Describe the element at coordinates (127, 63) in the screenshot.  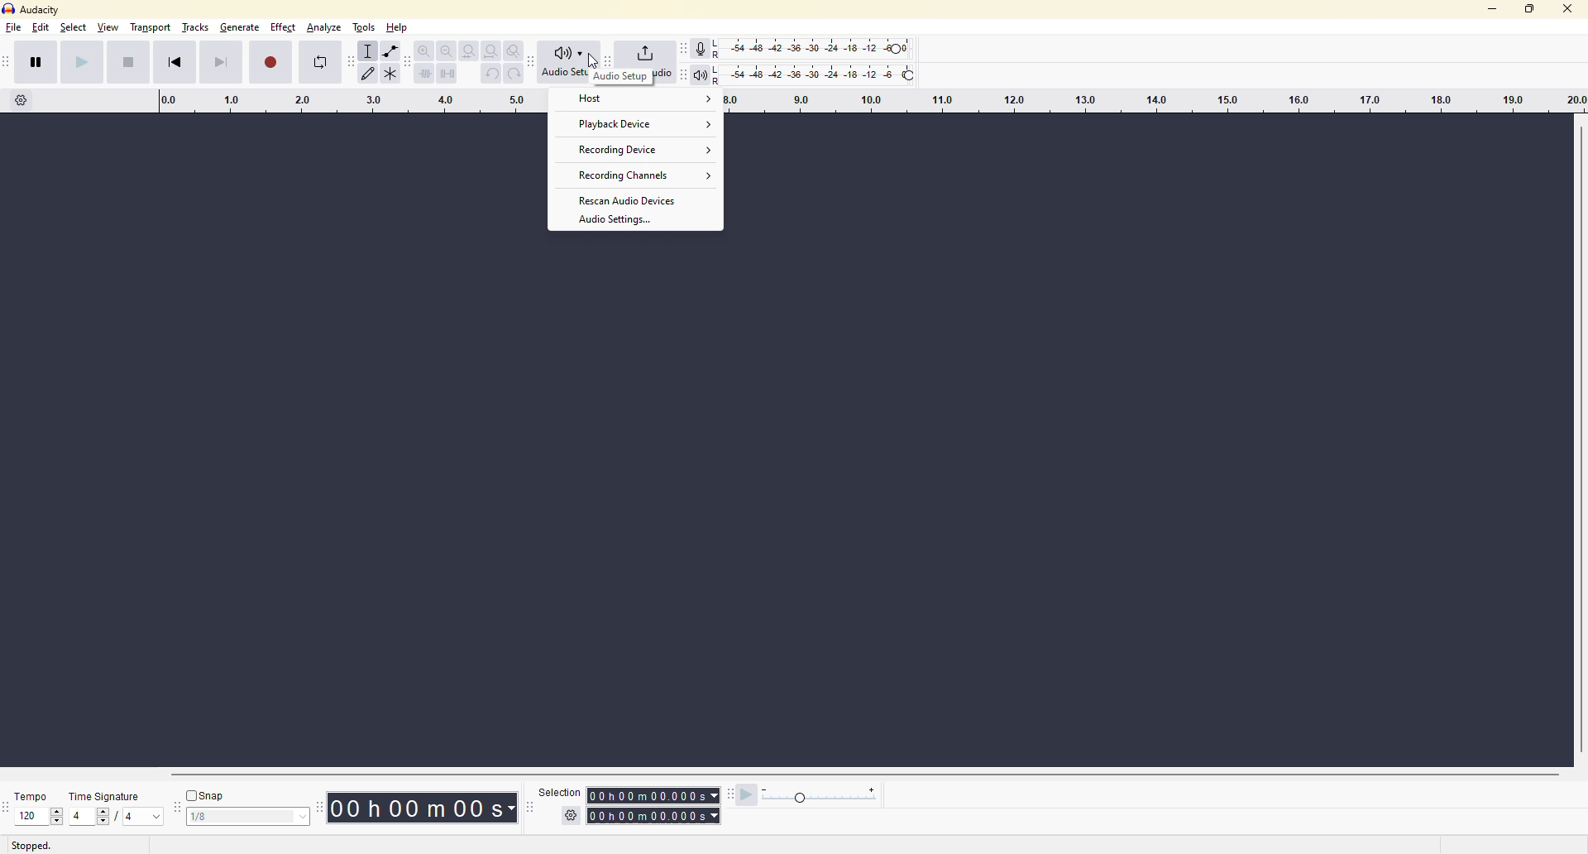
I see `stop` at that location.